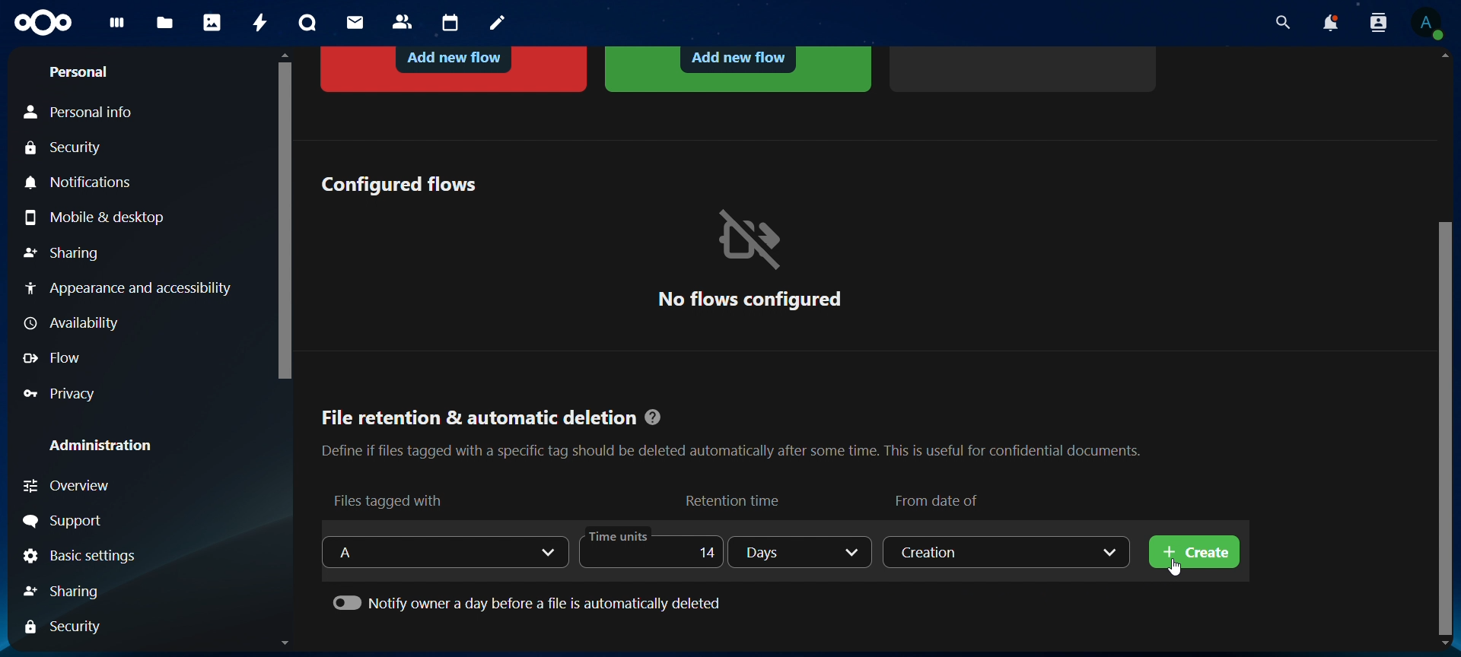 Image resolution: width=1461 pixels, height=657 pixels. Describe the element at coordinates (127, 287) in the screenshot. I see `appearance and accessibility` at that location.